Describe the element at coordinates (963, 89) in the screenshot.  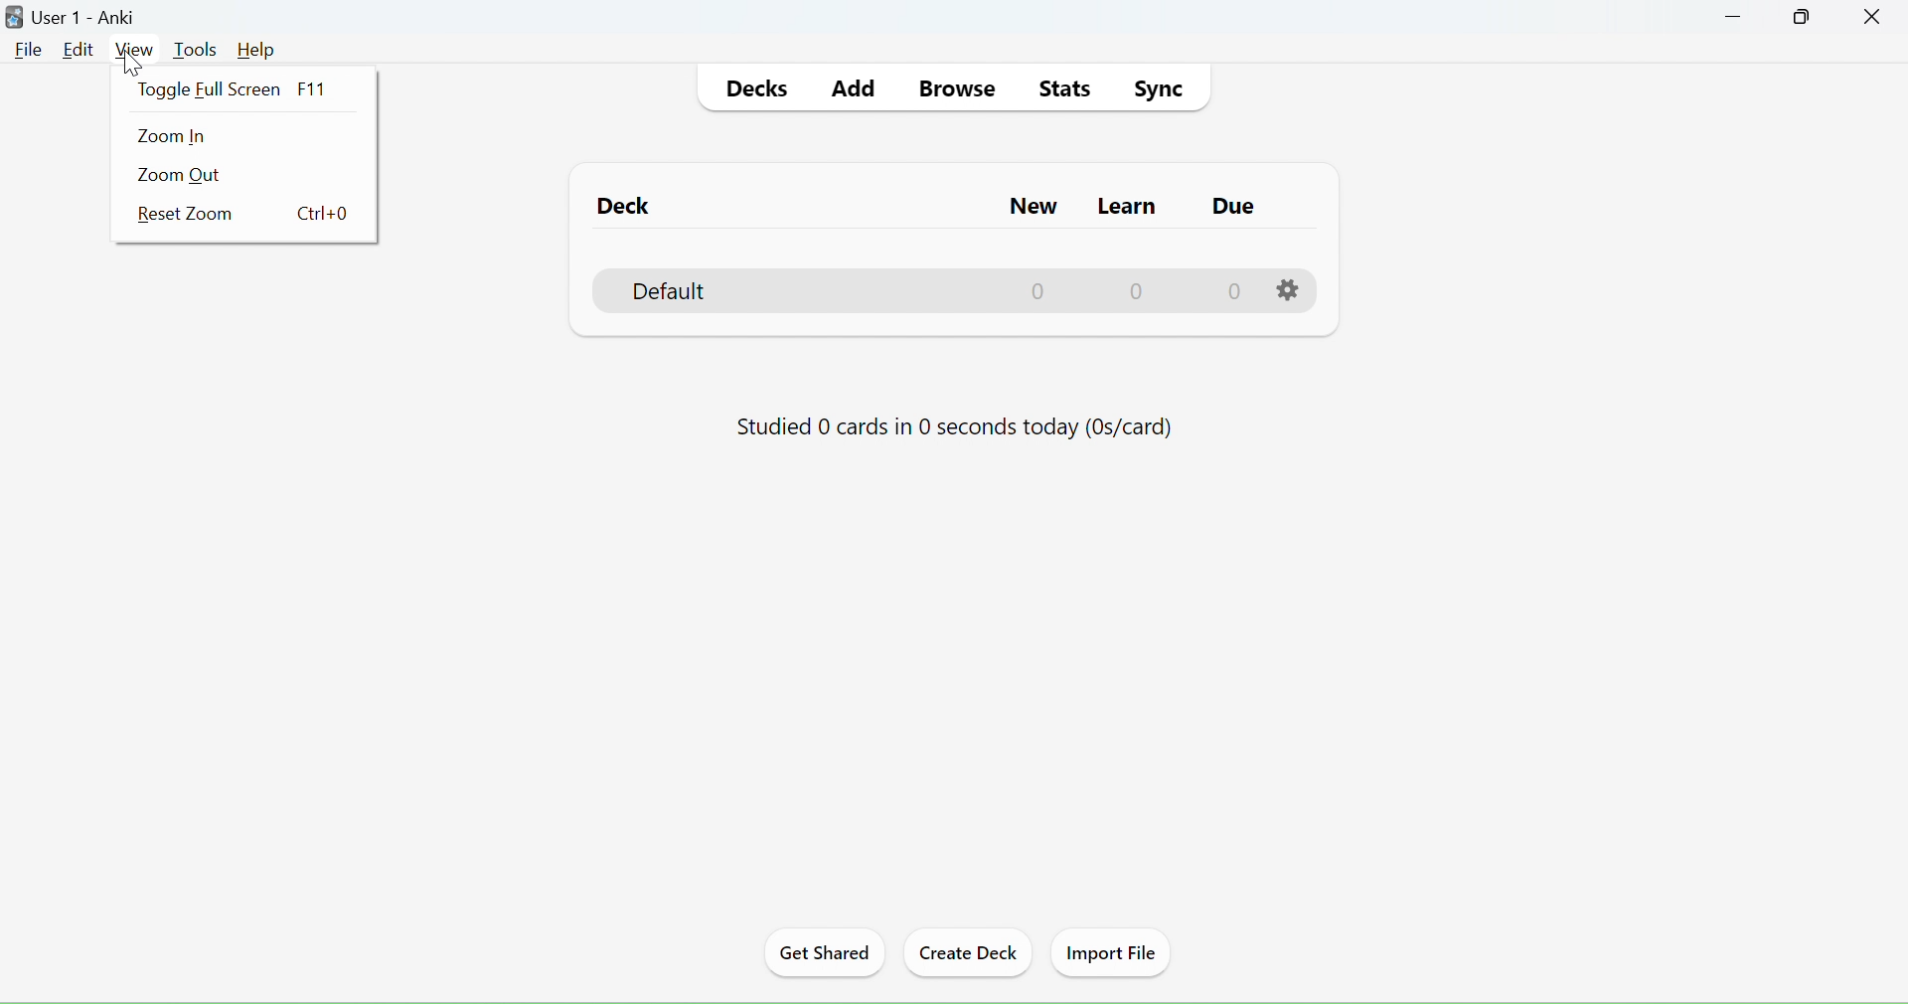
I see `browse` at that location.